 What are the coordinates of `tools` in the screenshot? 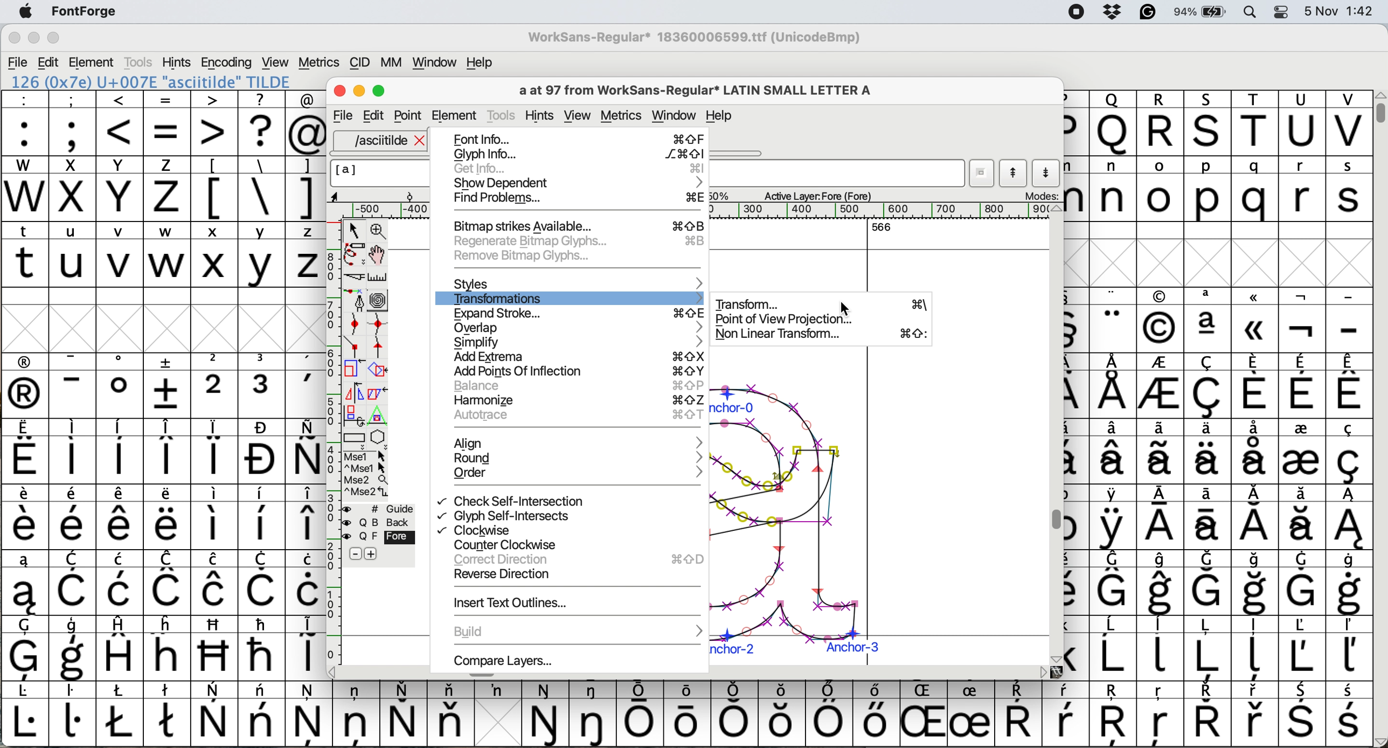 It's located at (503, 114).